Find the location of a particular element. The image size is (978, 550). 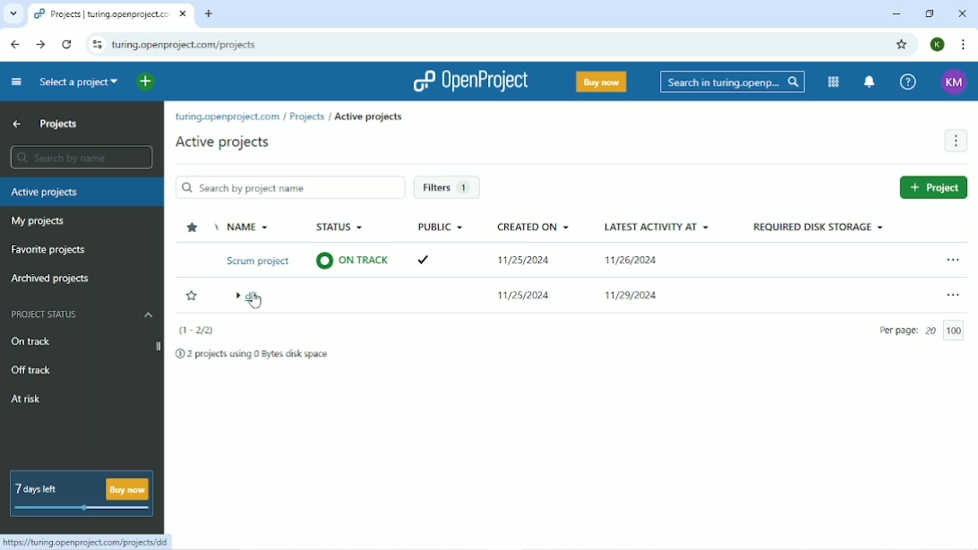

Forward is located at coordinates (40, 45).